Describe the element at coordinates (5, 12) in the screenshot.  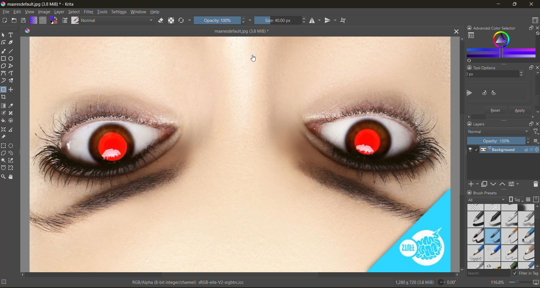
I see `file` at that location.